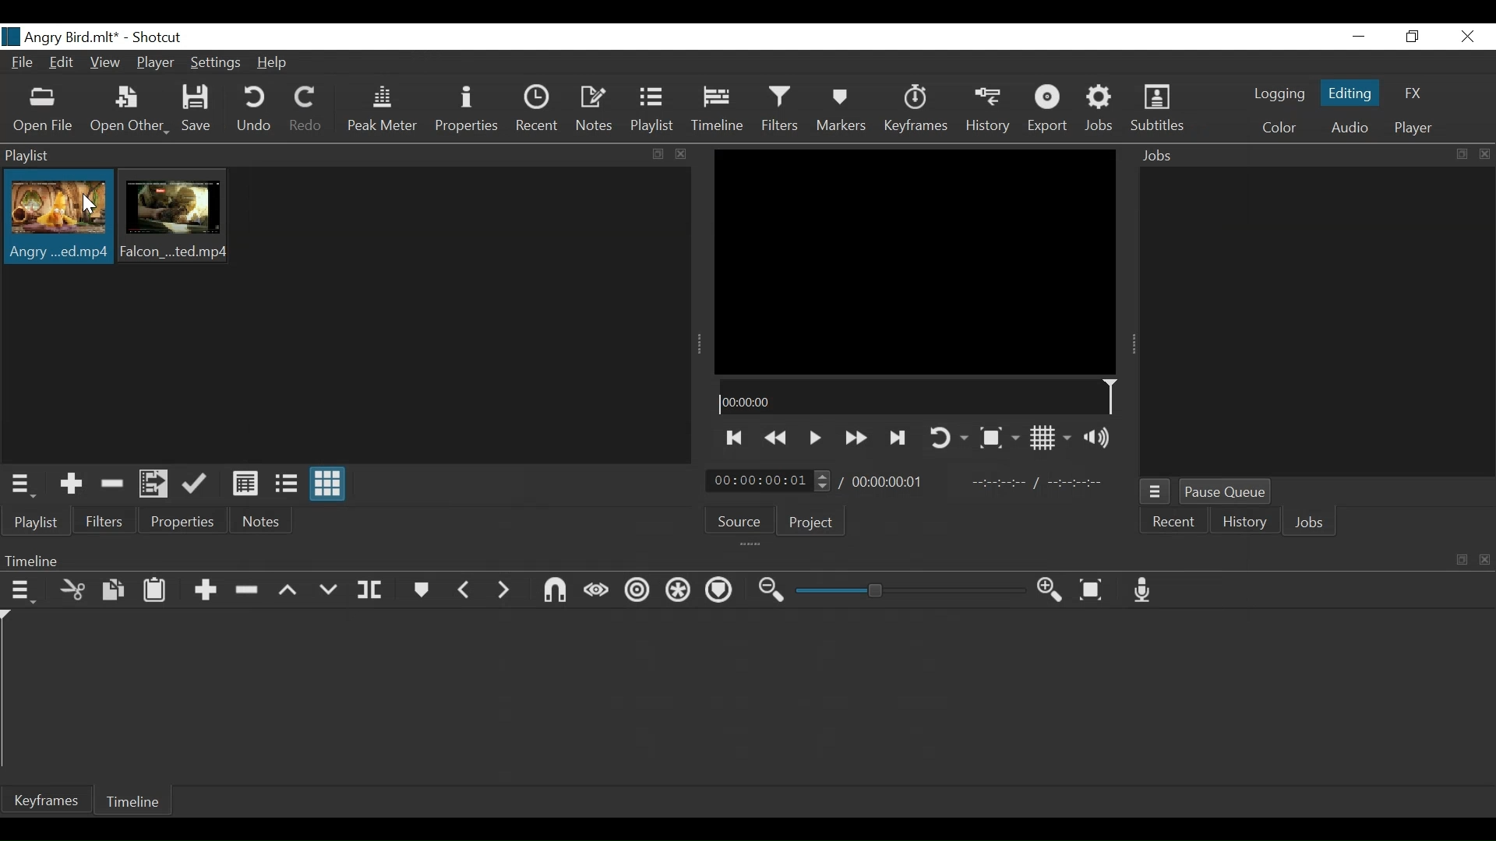 The image size is (1496, 841). What do you see at coordinates (197, 484) in the screenshot?
I see `Update` at bounding box center [197, 484].